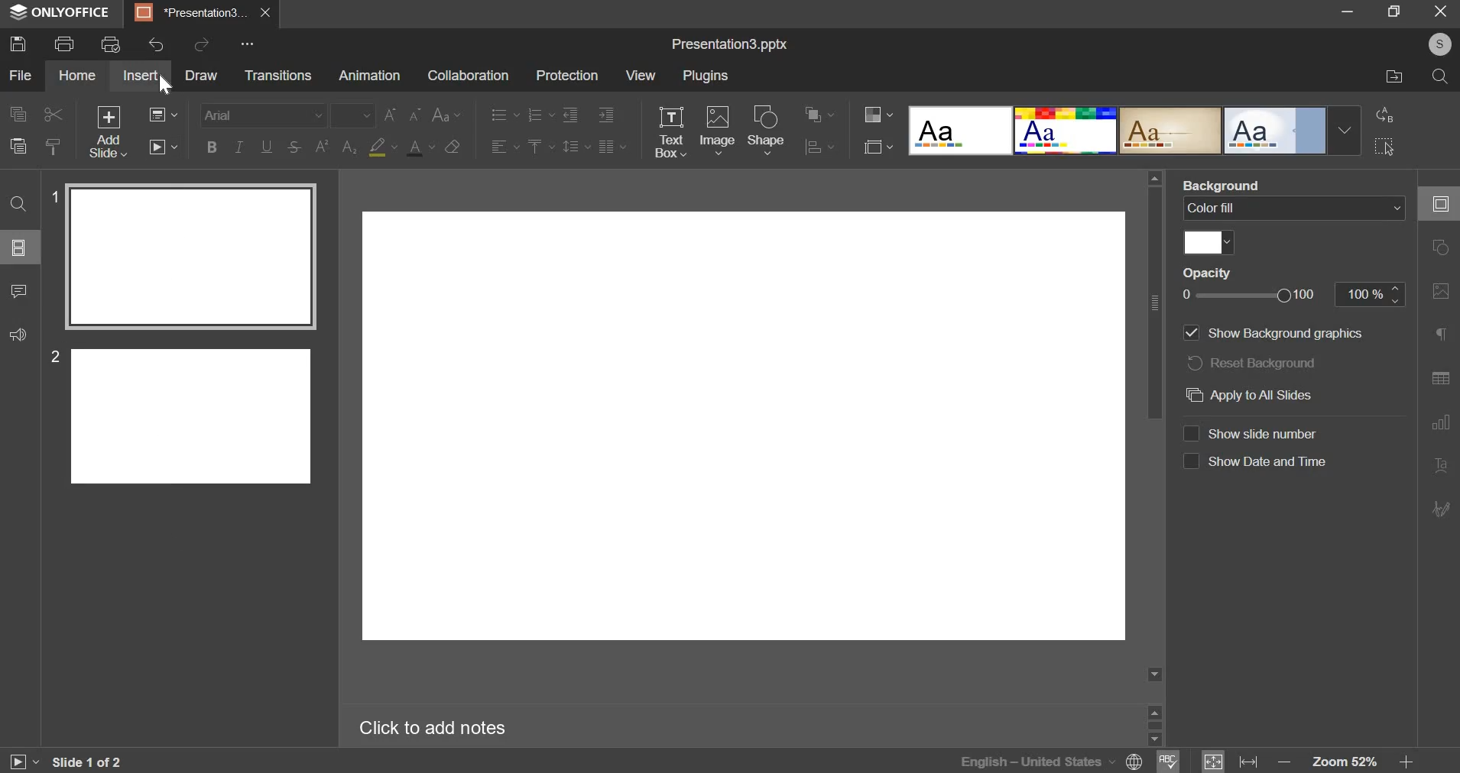 The image size is (1460, 773). I want to click on italic, so click(238, 147).